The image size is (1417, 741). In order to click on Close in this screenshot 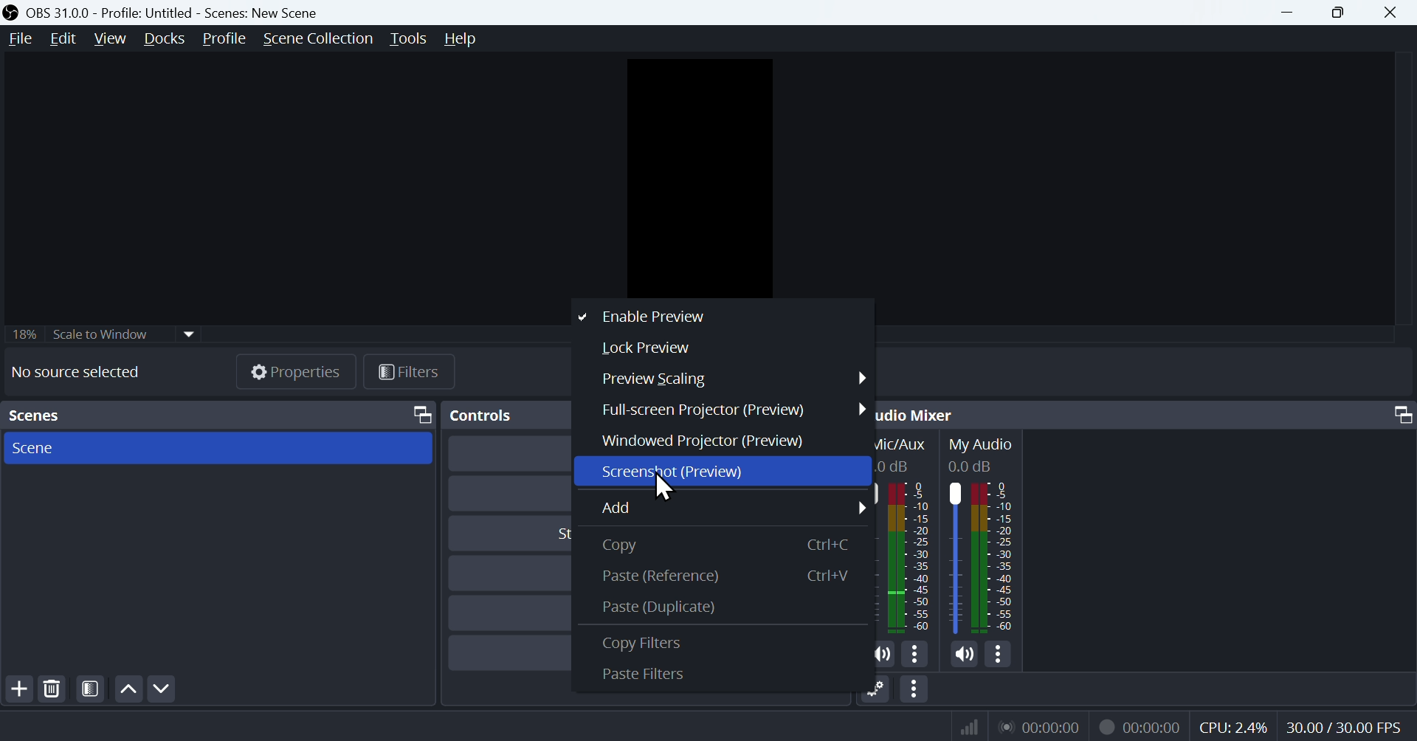, I will do `click(1394, 13)`.